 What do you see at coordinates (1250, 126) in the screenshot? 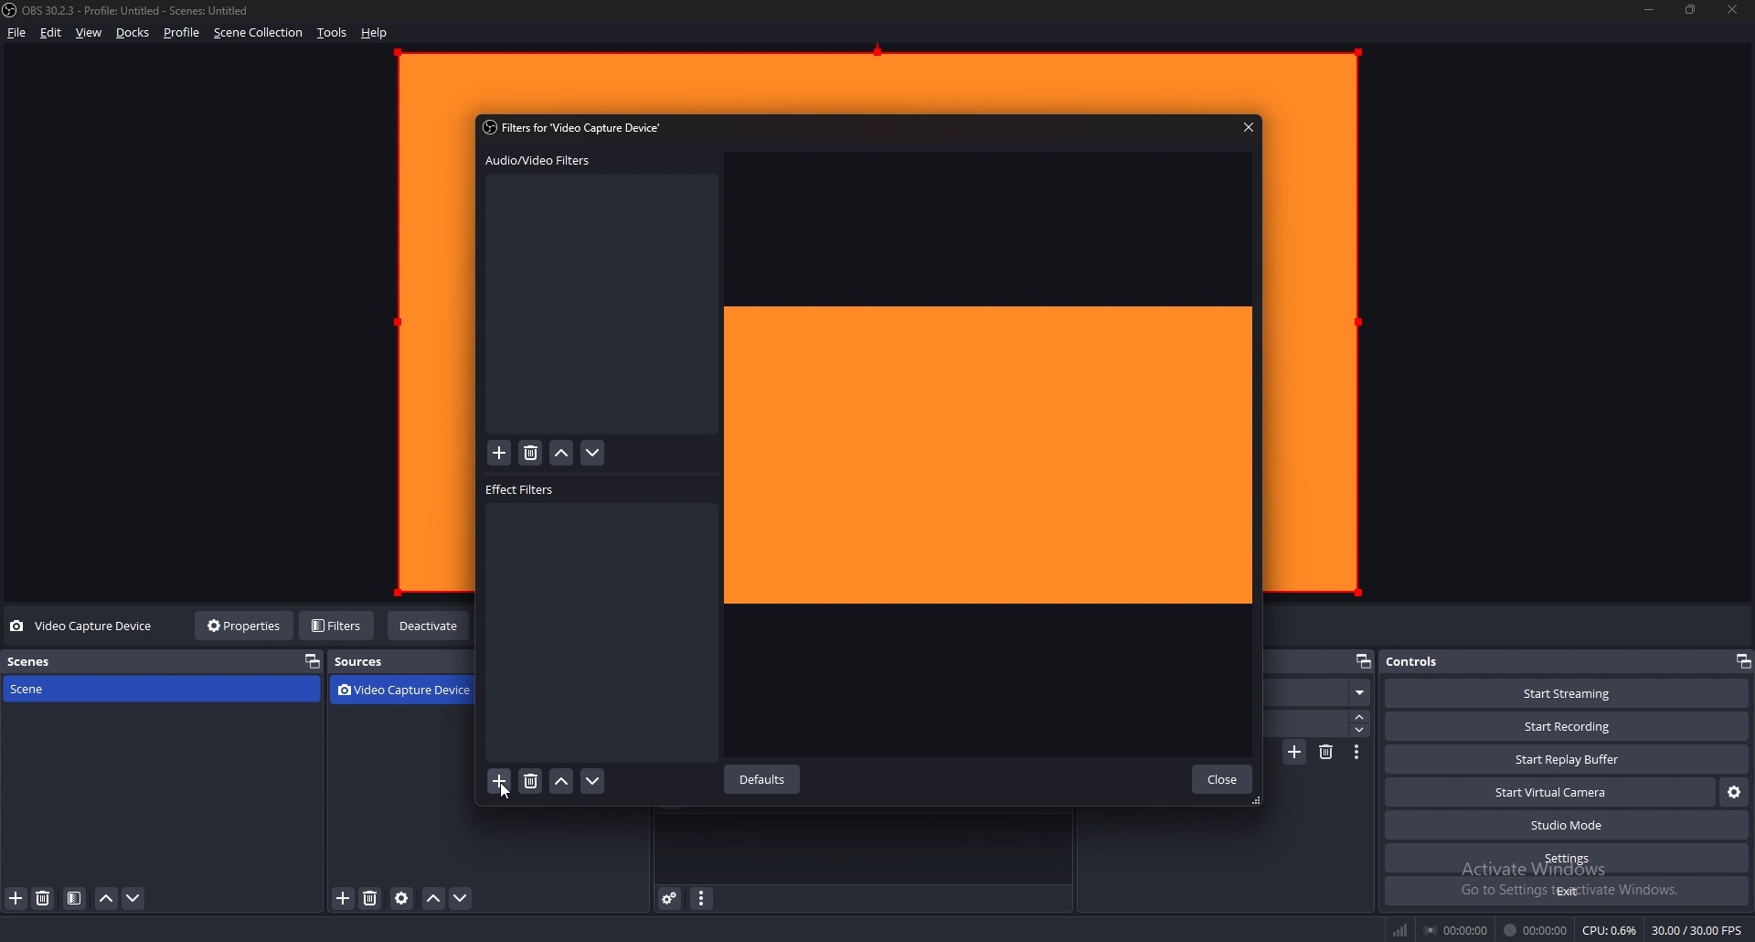
I see `close` at bounding box center [1250, 126].